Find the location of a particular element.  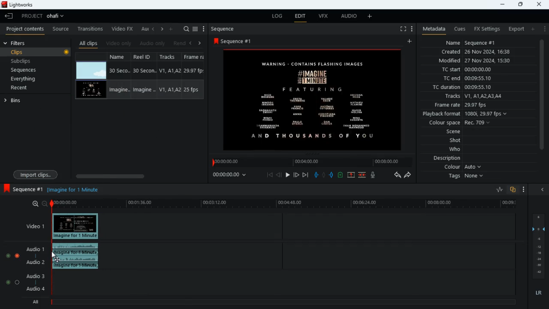

project contents is located at coordinates (25, 29).